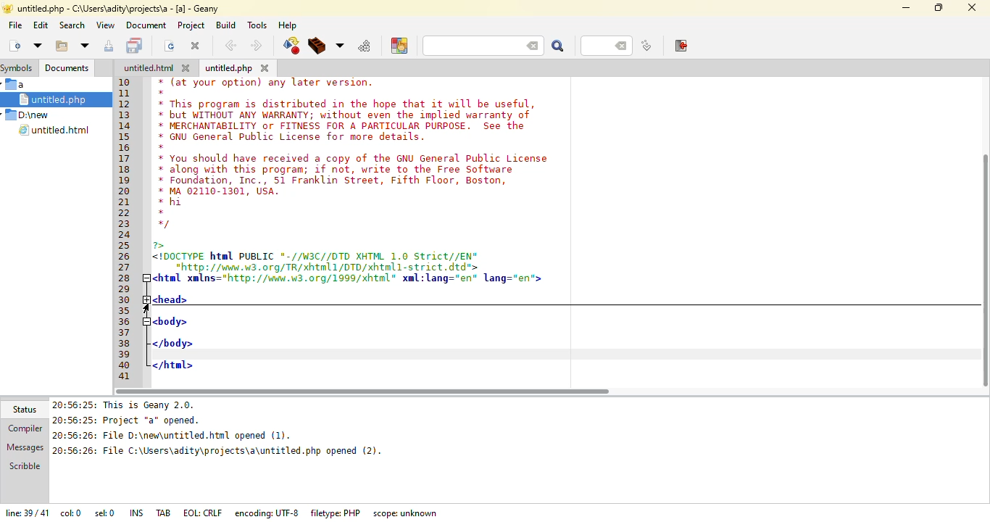 The image size is (990, 522). Describe the element at coordinates (109, 46) in the screenshot. I see `save` at that location.